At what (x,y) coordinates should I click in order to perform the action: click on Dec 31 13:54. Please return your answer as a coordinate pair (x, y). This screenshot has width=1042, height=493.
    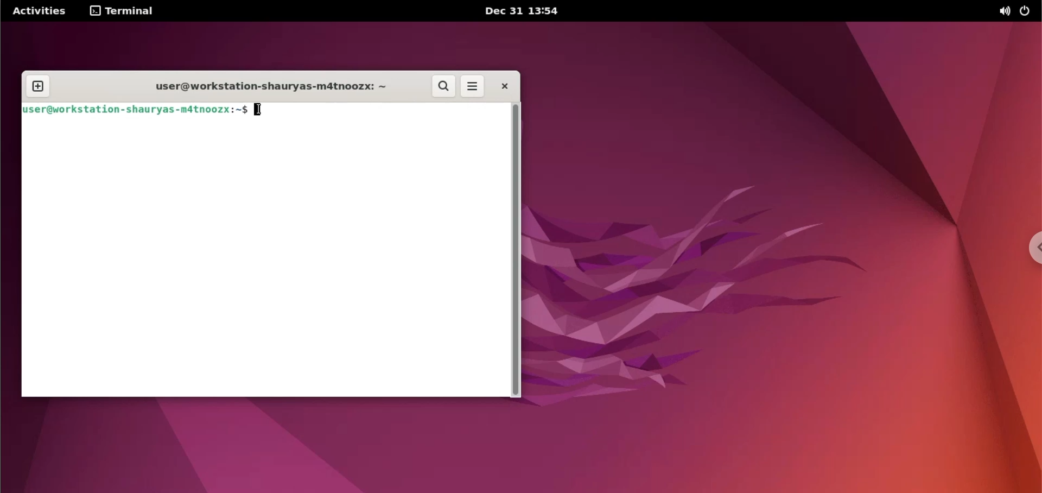
    Looking at the image, I should click on (525, 11).